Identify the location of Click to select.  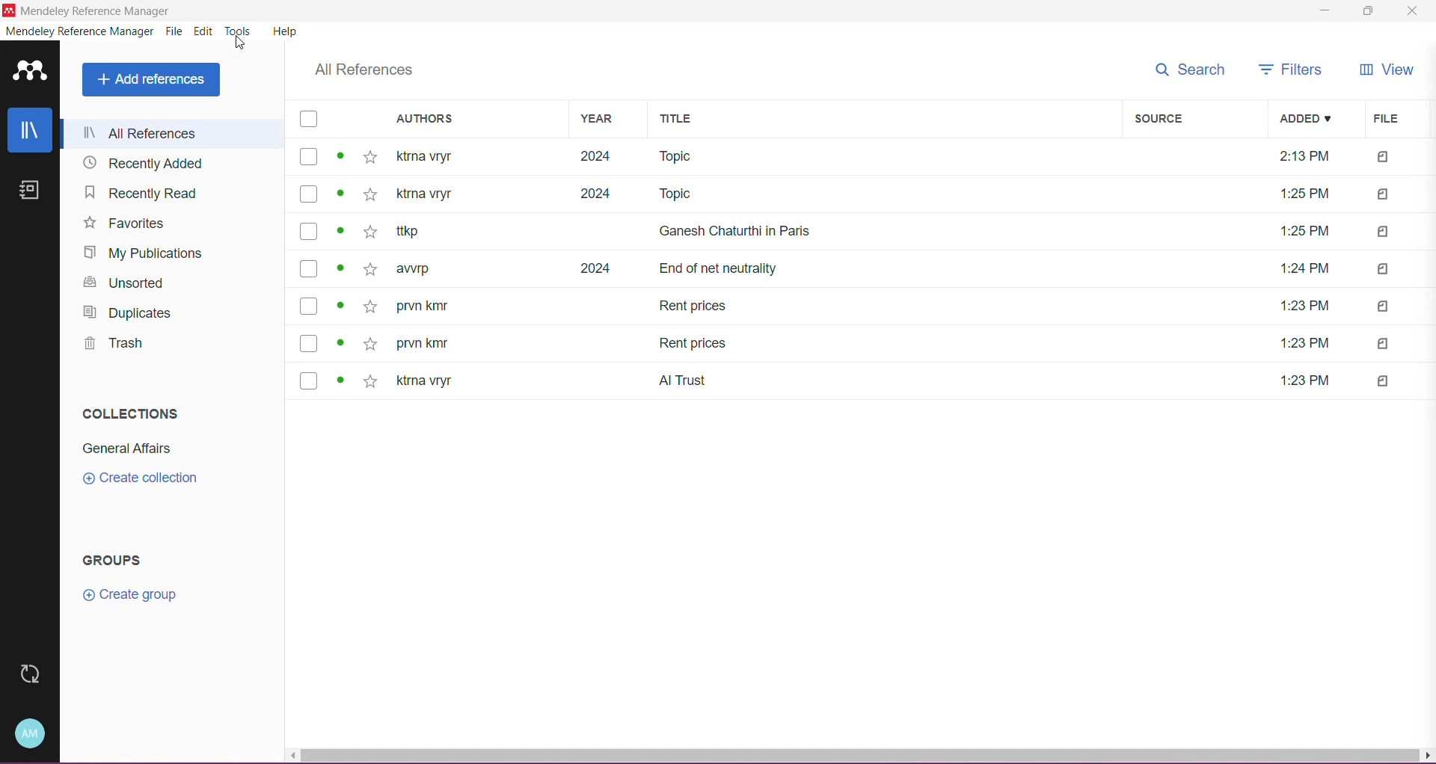
(310, 115).